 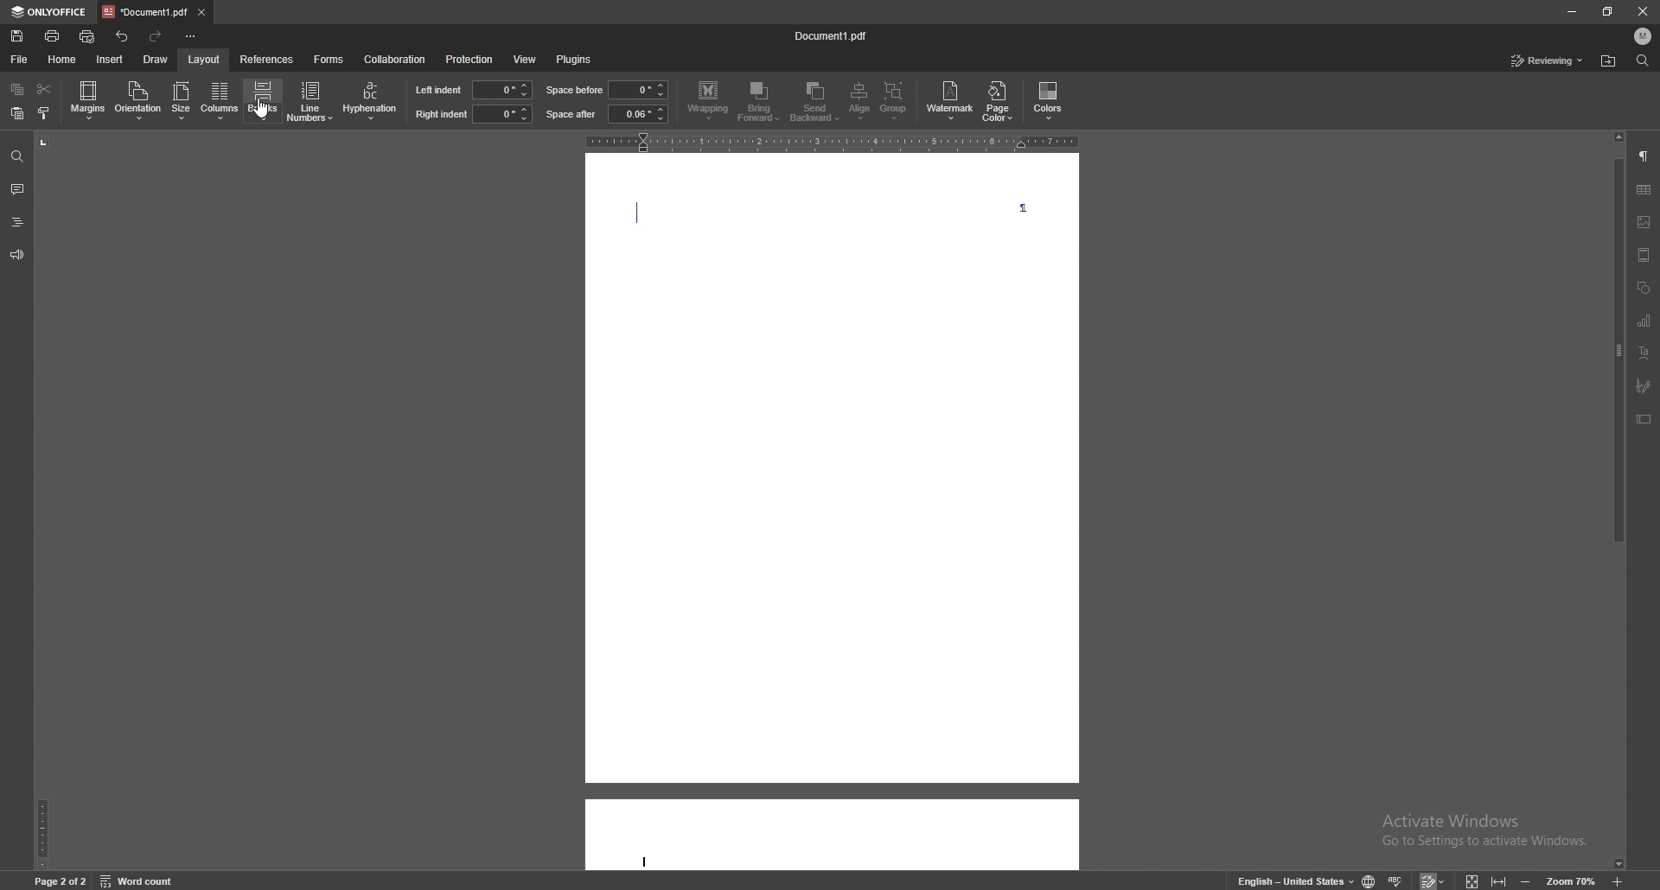 I want to click on Send backward, so click(x=814, y=102).